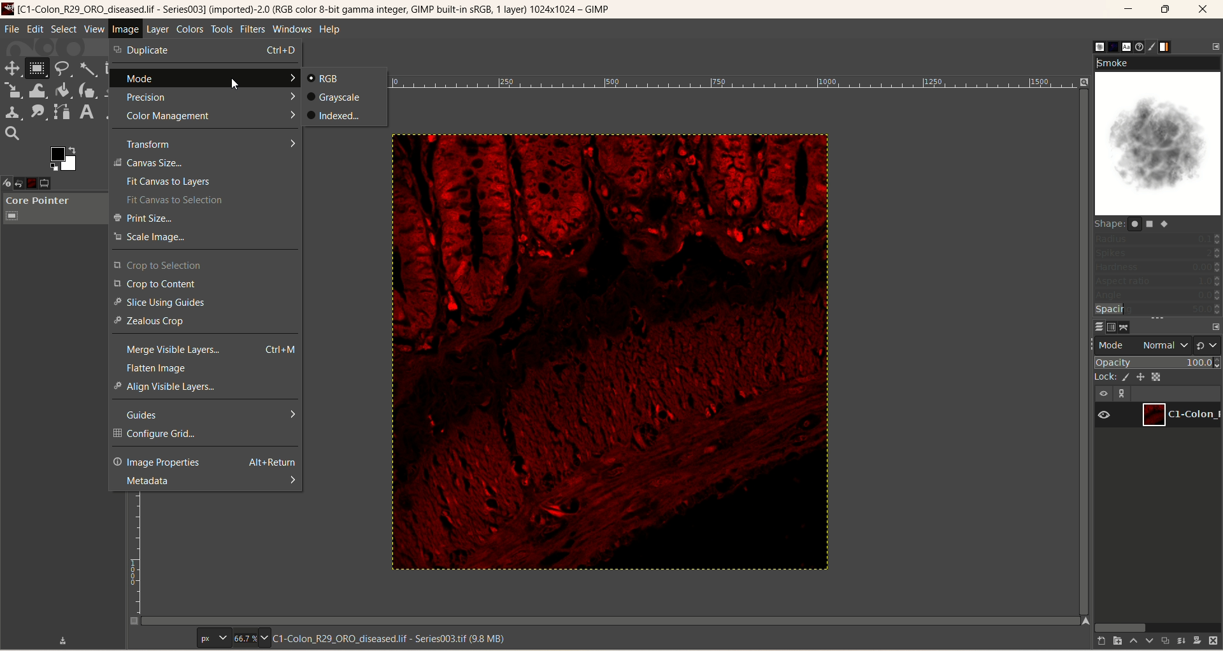 The width and height of the screenshot is (1223, 651). What do you see at coordinates (1118, 641) in the screenshot?
I see `create a new layer and add it to image` at bounding box center [1118, 641].